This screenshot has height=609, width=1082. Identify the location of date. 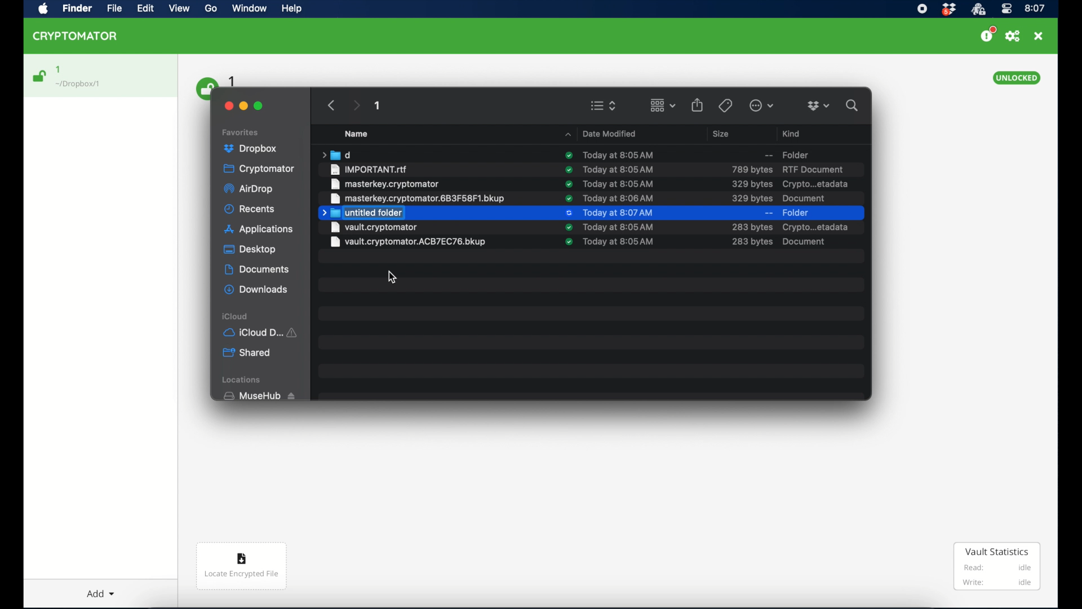
(623, 198).